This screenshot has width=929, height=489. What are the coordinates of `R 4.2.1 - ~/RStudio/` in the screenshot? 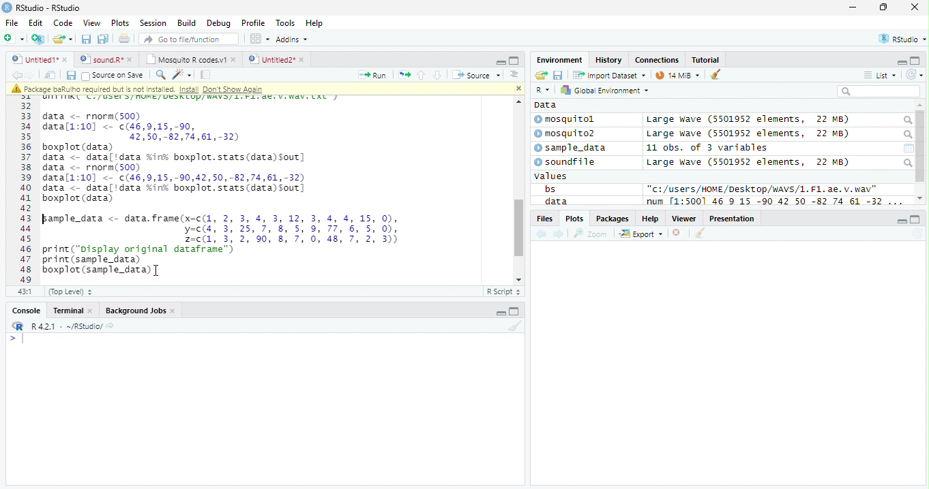 It's located at (67, 328).